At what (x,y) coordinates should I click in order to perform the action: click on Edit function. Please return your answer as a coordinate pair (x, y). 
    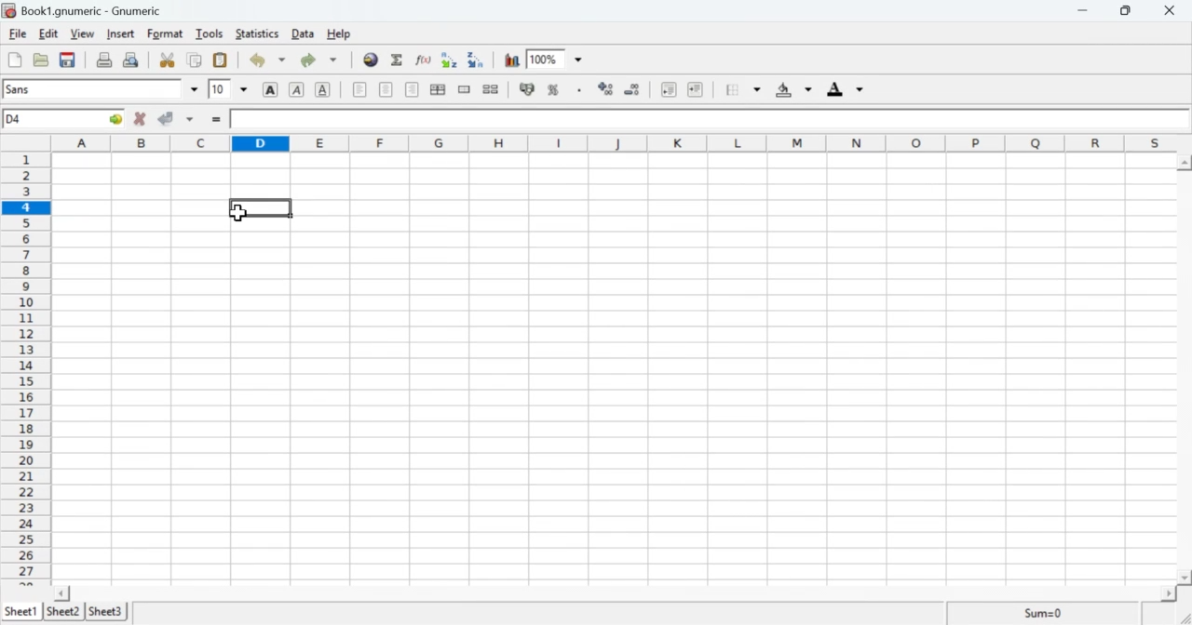
    Looking at the image, I should click on (424, 60).